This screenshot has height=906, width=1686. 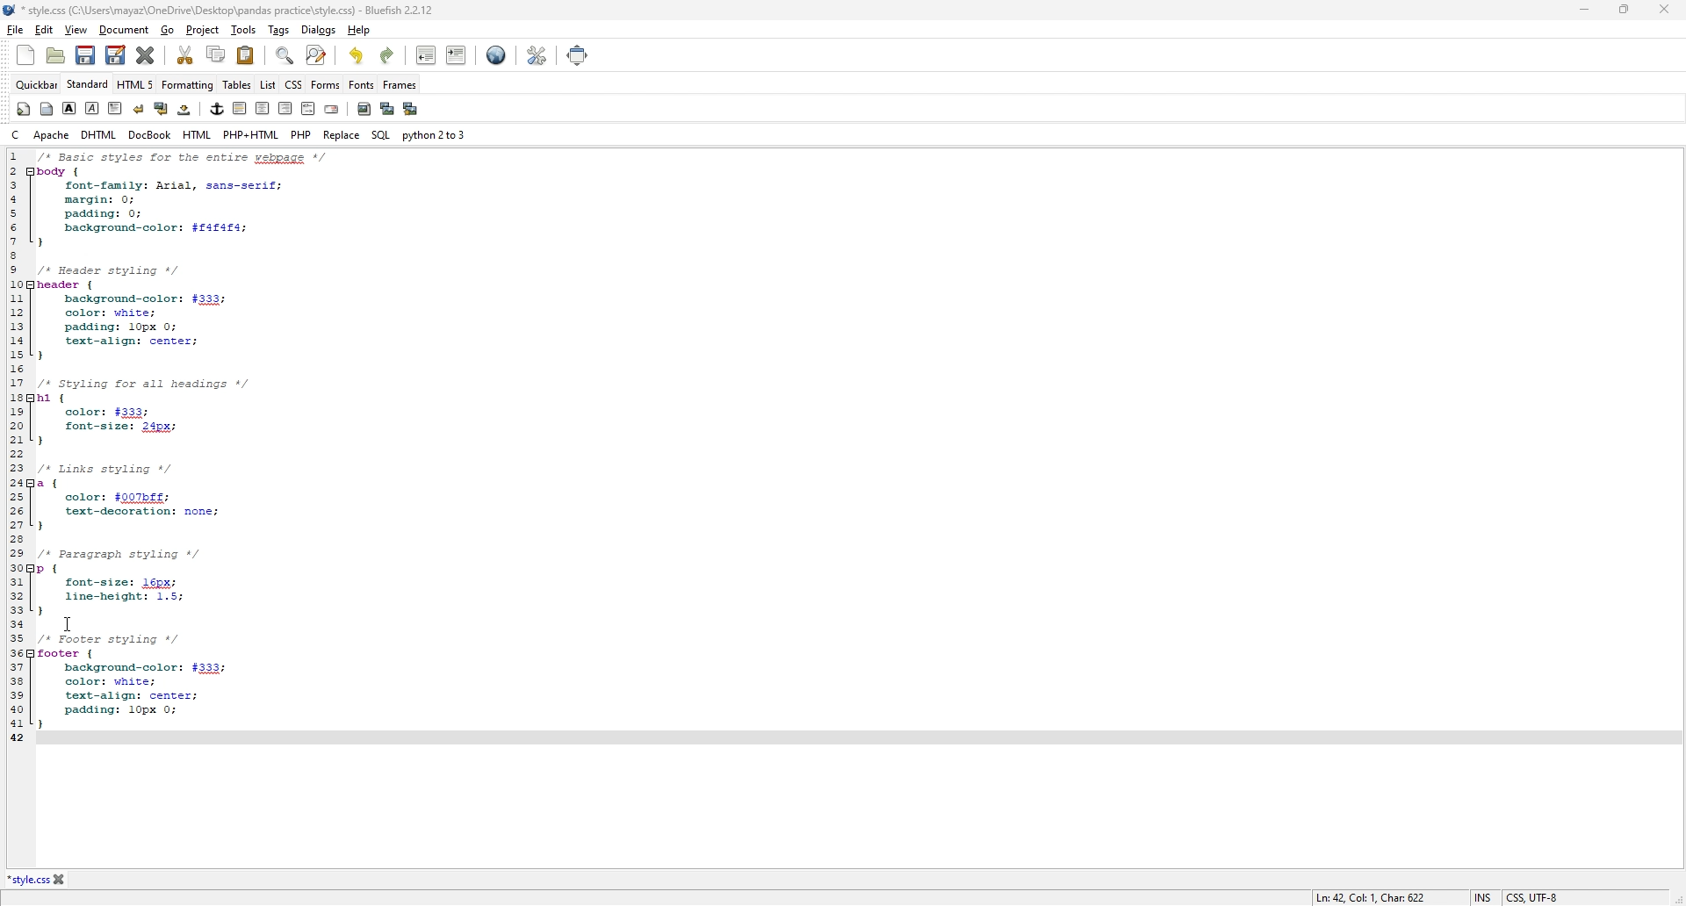 I want to click on tools, so click(x=243, y=29).